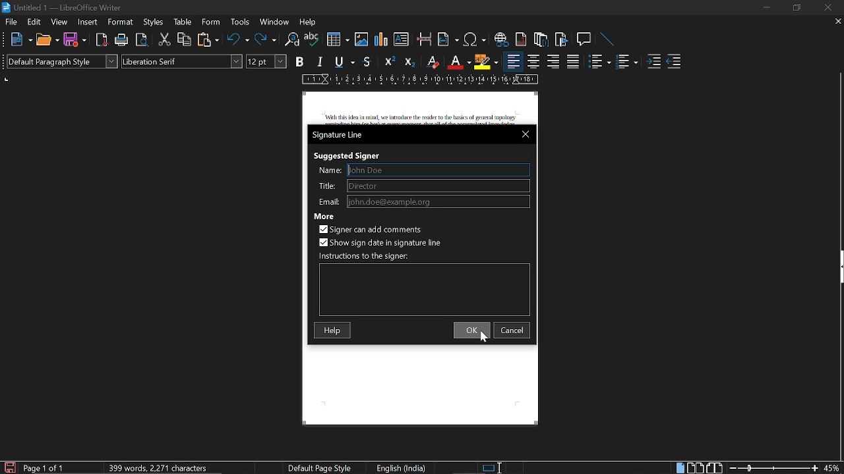 This screenshot has height=474, width=844. I want to click on close, so click(526, 134).